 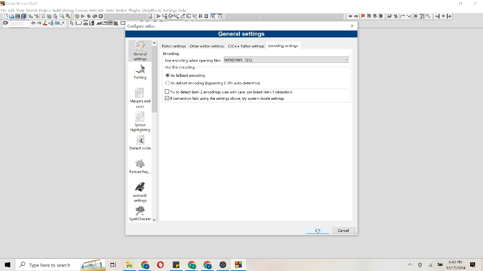 What do you see at coordinates (146, 265) in the screenshot?
I see `File` at bounding box center [146, 265].